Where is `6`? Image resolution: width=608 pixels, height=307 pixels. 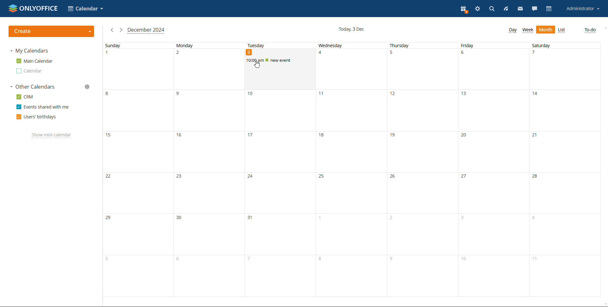
6 is located at coordinates (493, 69).